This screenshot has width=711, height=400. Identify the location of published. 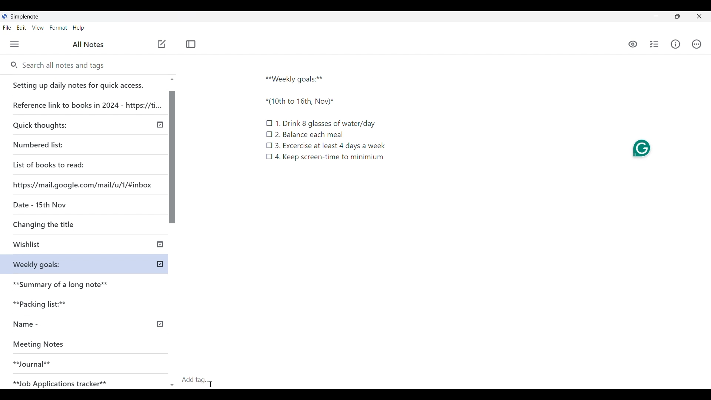
(159, 324).